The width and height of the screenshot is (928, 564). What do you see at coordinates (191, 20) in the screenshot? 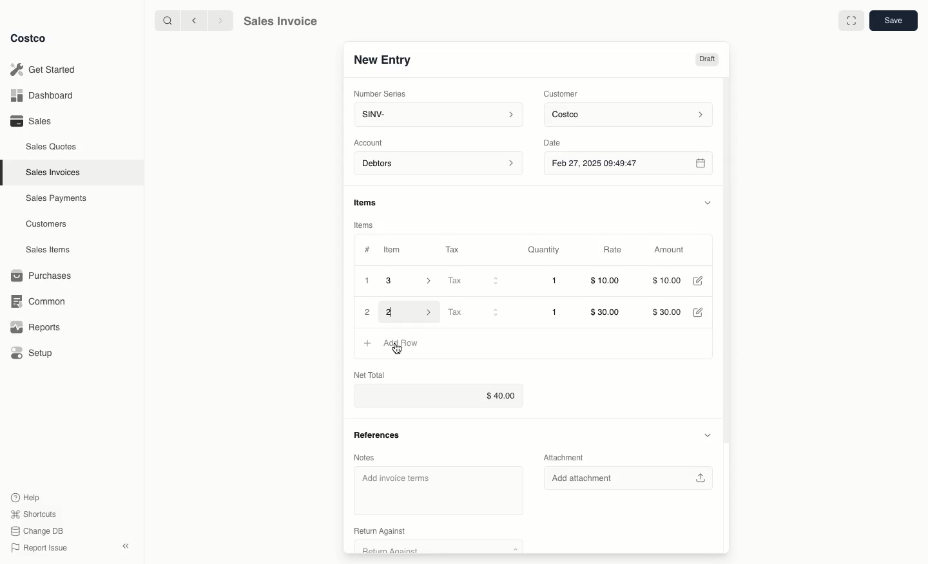
I see `backward` at bounding box center [191, 20].